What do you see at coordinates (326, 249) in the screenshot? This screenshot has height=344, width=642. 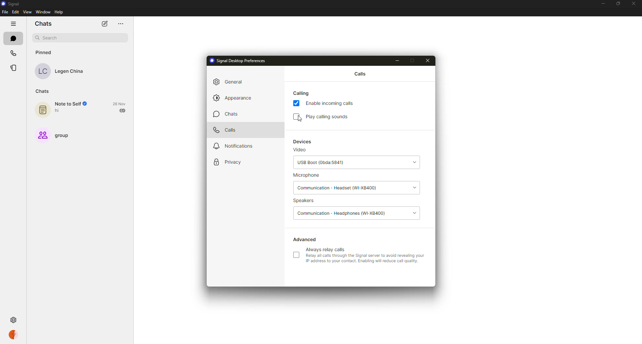 I see `always relay calls` at bounding box center [326, 249].